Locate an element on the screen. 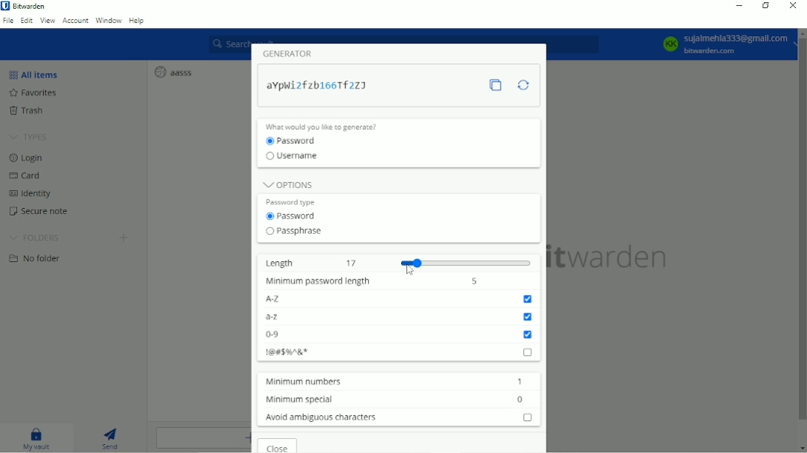 This screenshot has height=453, width=807. Cursor is located at coordinates (410, 269).